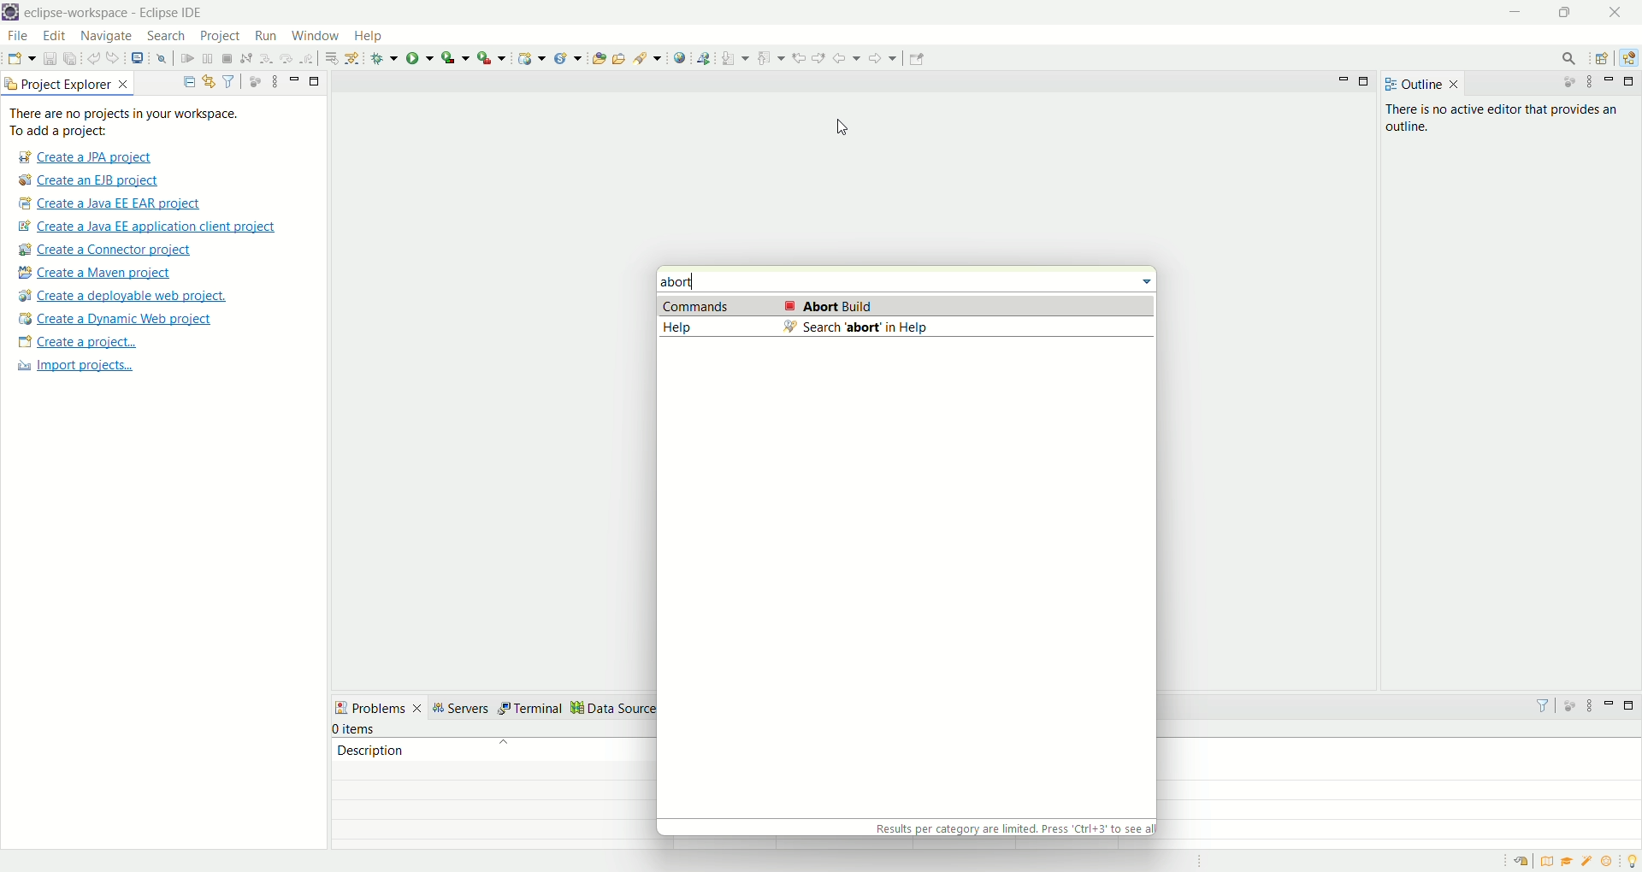 This screenshot has height=872, width=1642. I want to click on abort, so click(686, 281).